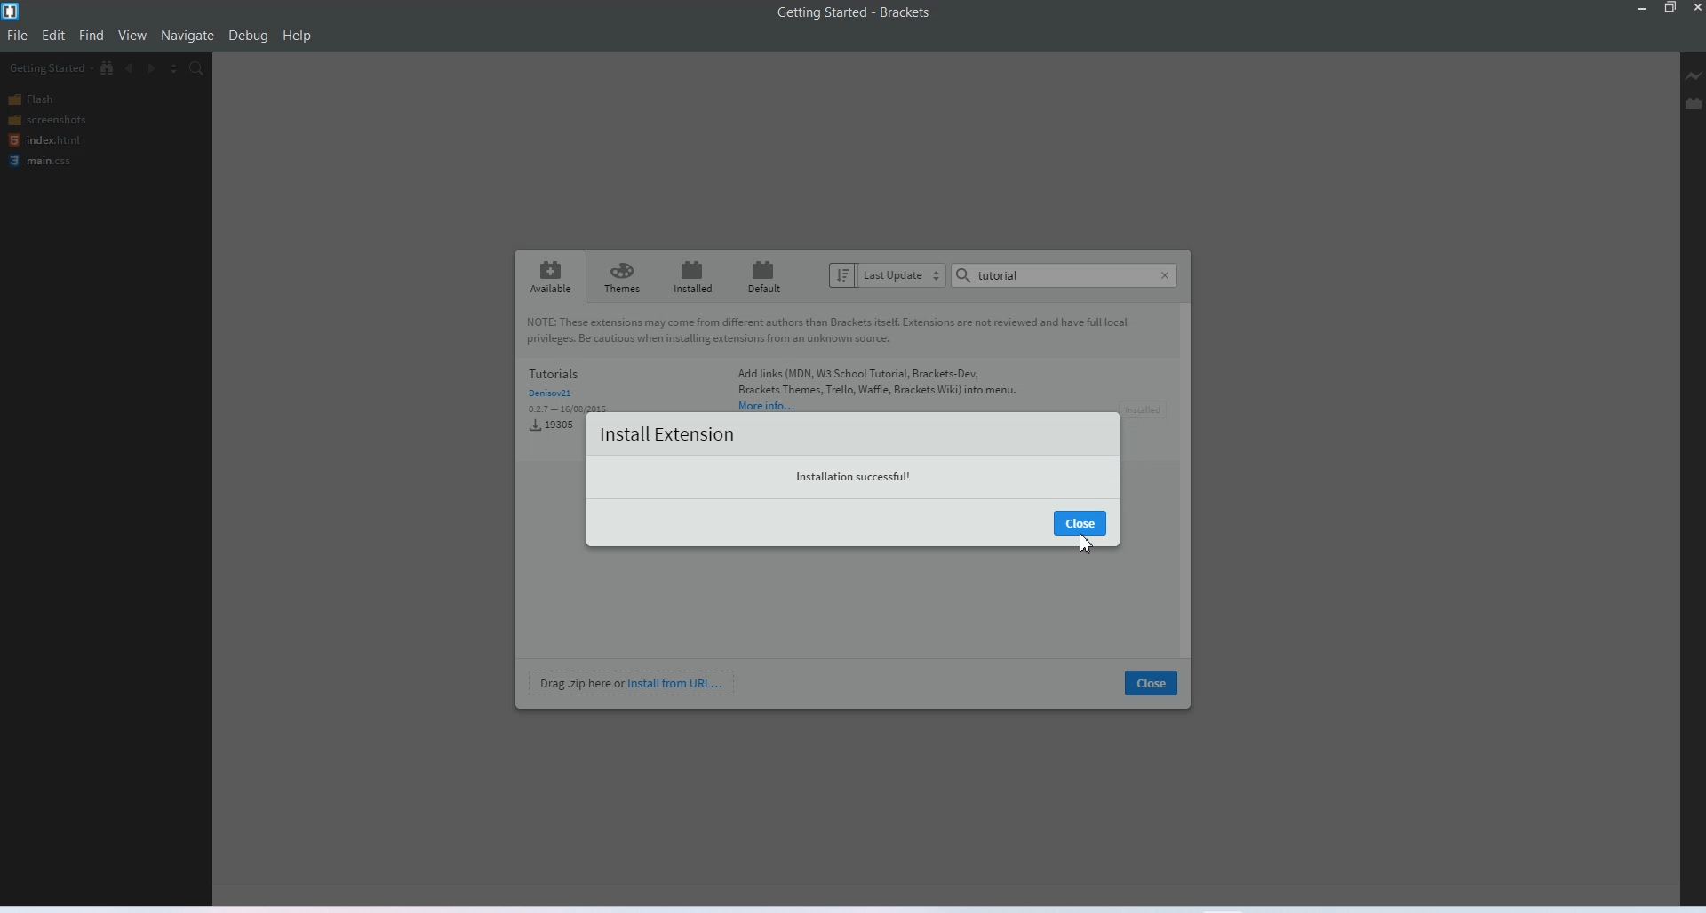 The height and width of the screenshot is (913, 1706). Describe the element at coordinates (1692, 75) in the screenshot. I see `Live Preview` at that location.